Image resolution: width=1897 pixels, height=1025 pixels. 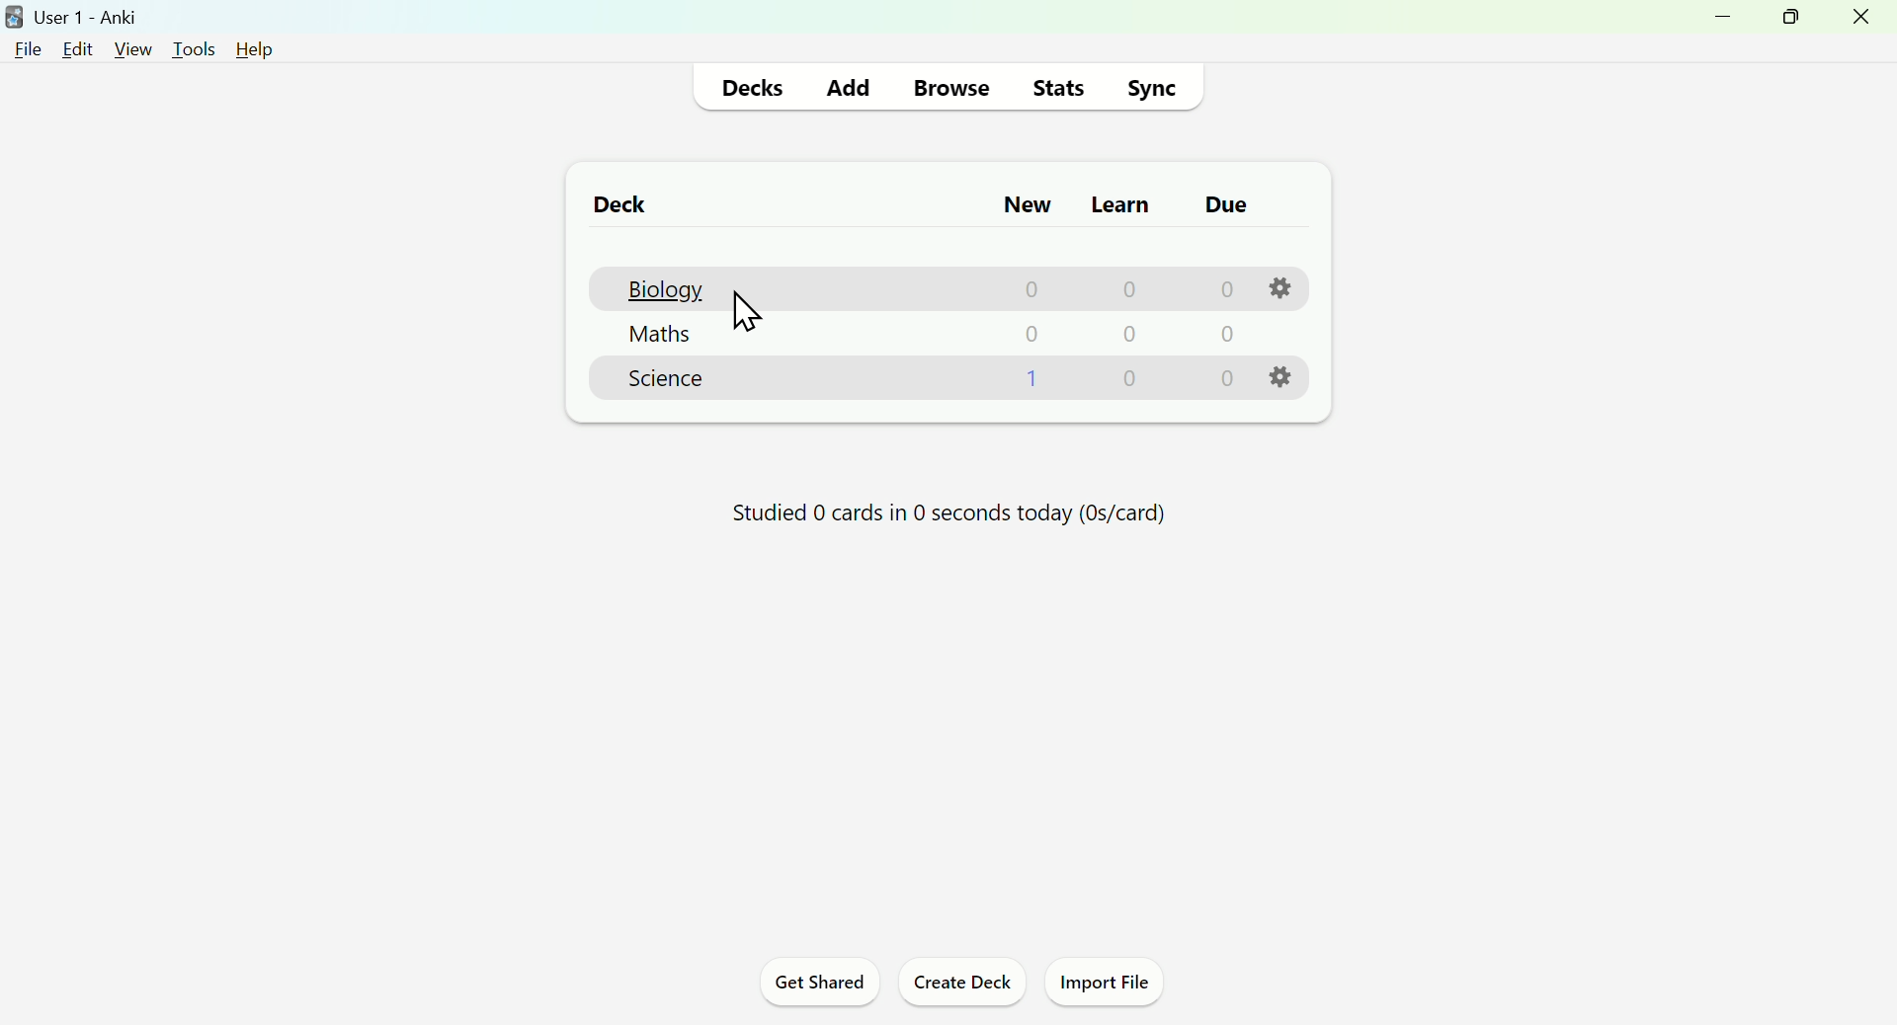 What do you see at coordinates (1121, 291) in the screenshot?
I see `0` at bounding box center [1121, 291].